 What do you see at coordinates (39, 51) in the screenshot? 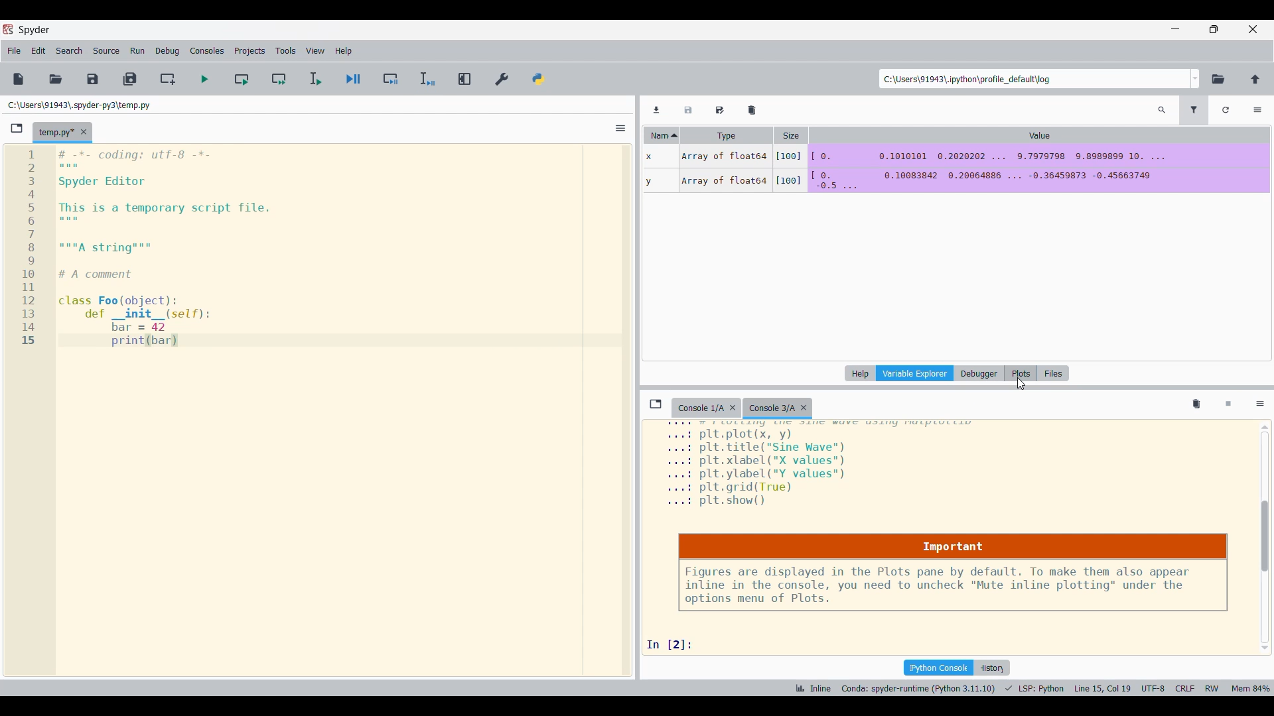
I see `Edit menu` at bounding box center [39, 51].